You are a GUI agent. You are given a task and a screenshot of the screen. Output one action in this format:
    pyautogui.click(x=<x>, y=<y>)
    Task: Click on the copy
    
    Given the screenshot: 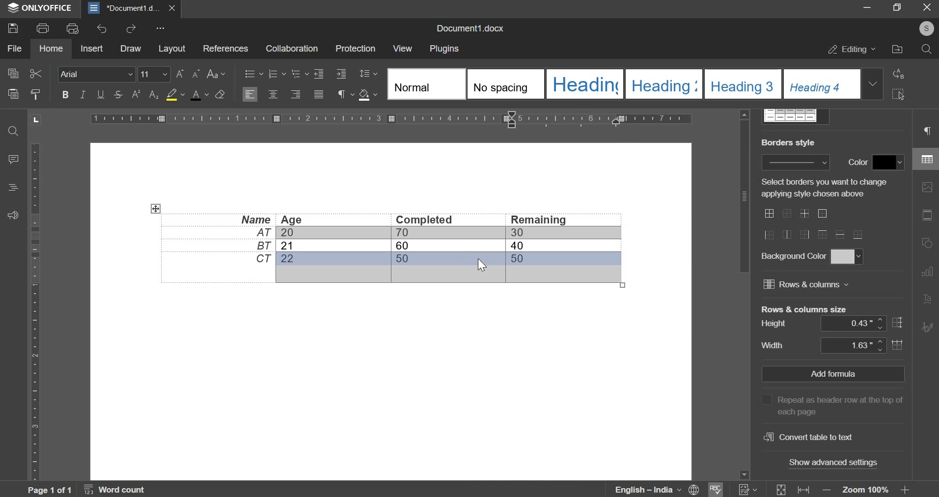 What is the action you would take?
    pyautogui.click(x=12, y=74)
    